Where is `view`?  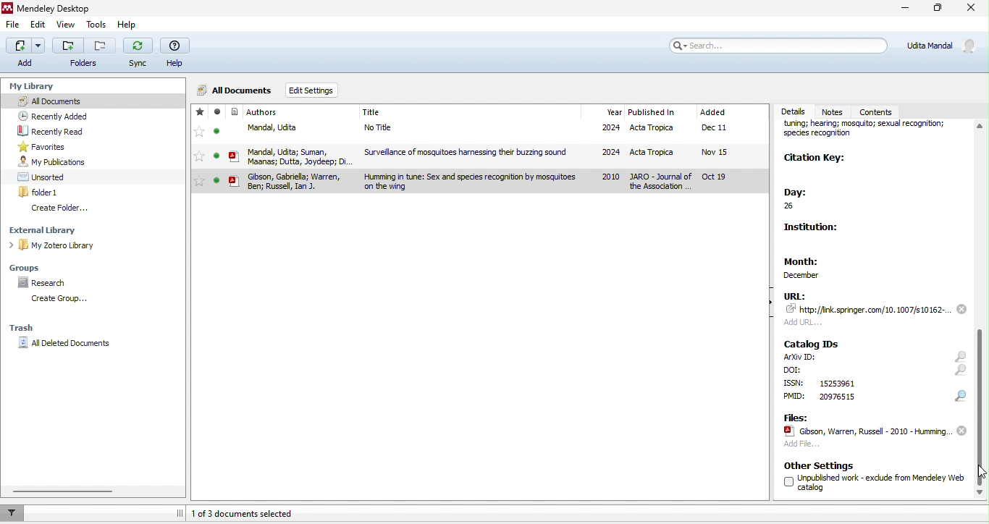 view is located at coordinates (66, 26).